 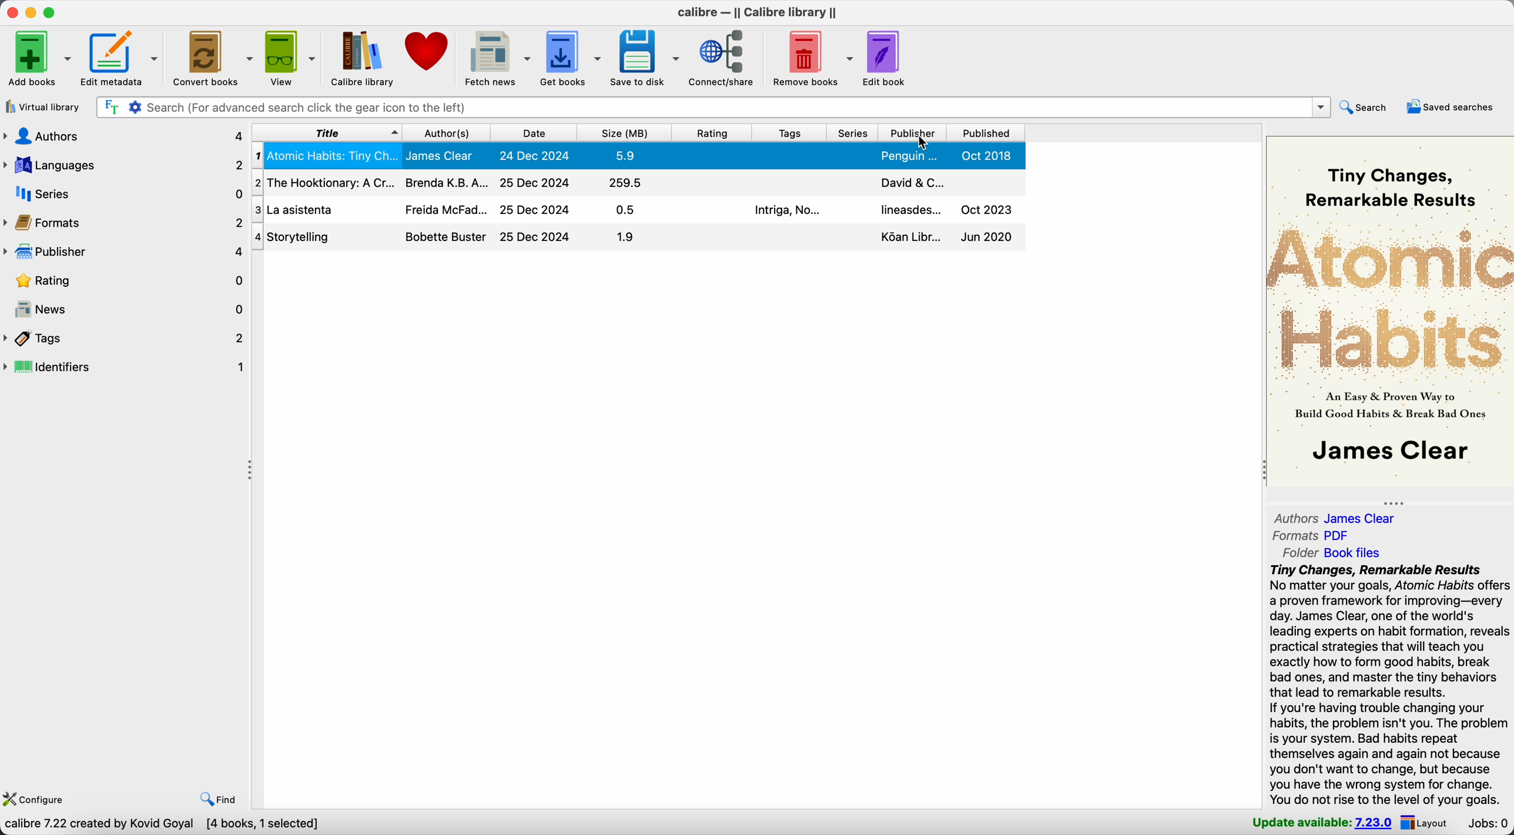 What do you see at coordinates (1387, 684) in the screenshot?
I see `tiny changes, remarkable results - synopsis` at bounding box center [1387, 684].